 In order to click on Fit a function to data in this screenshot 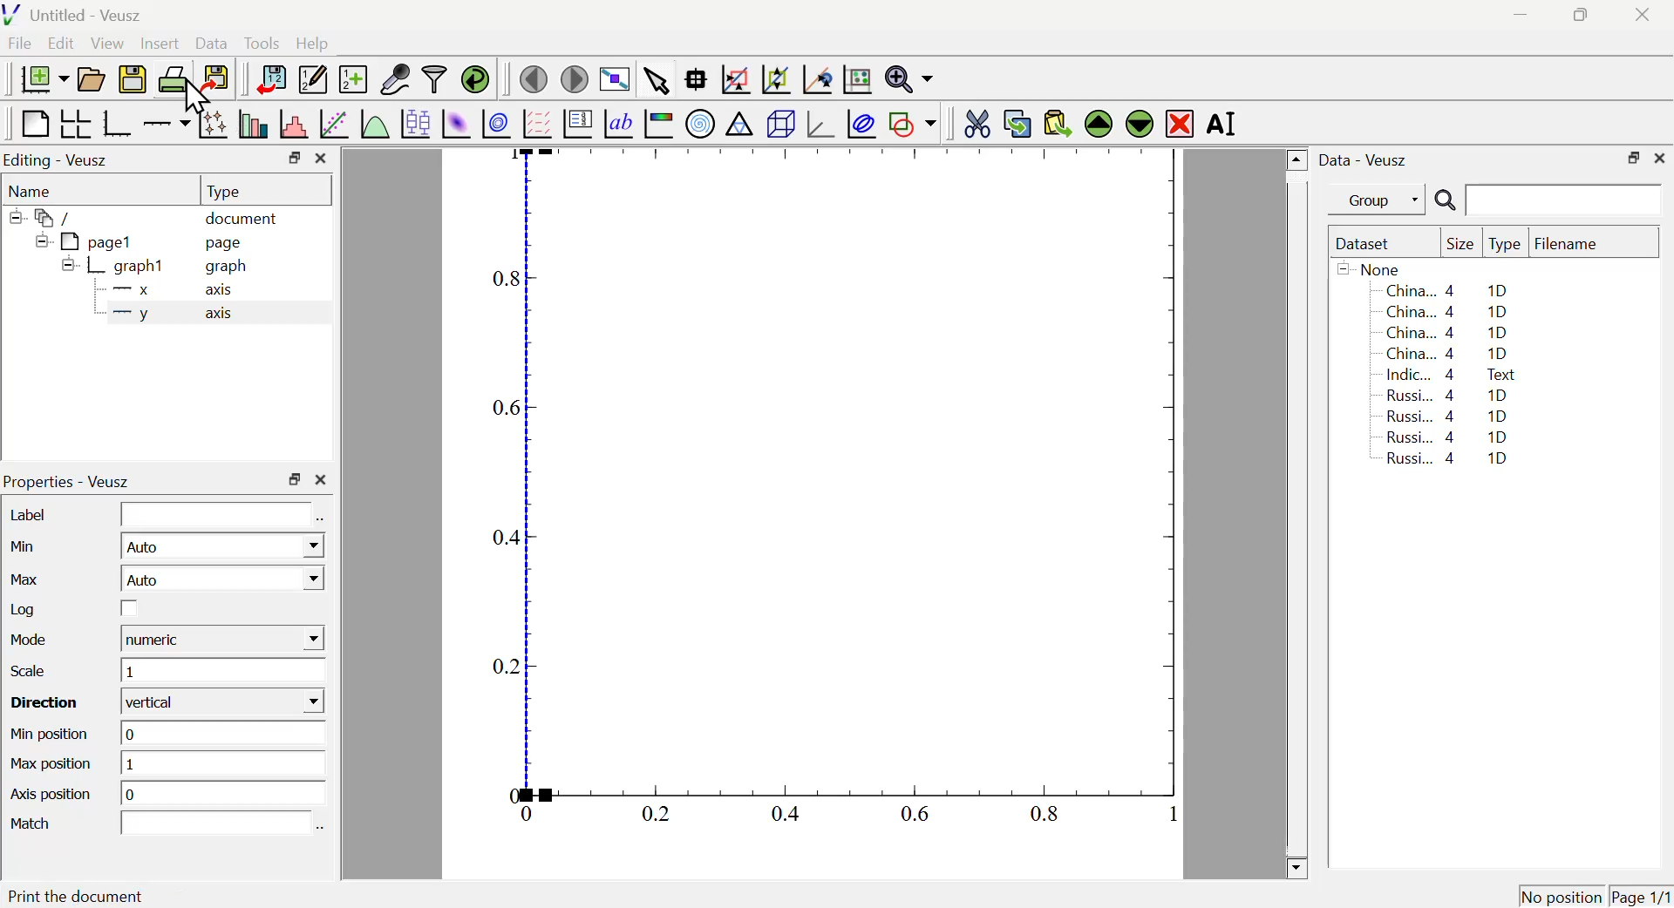, I will do `click(335, 125)`.